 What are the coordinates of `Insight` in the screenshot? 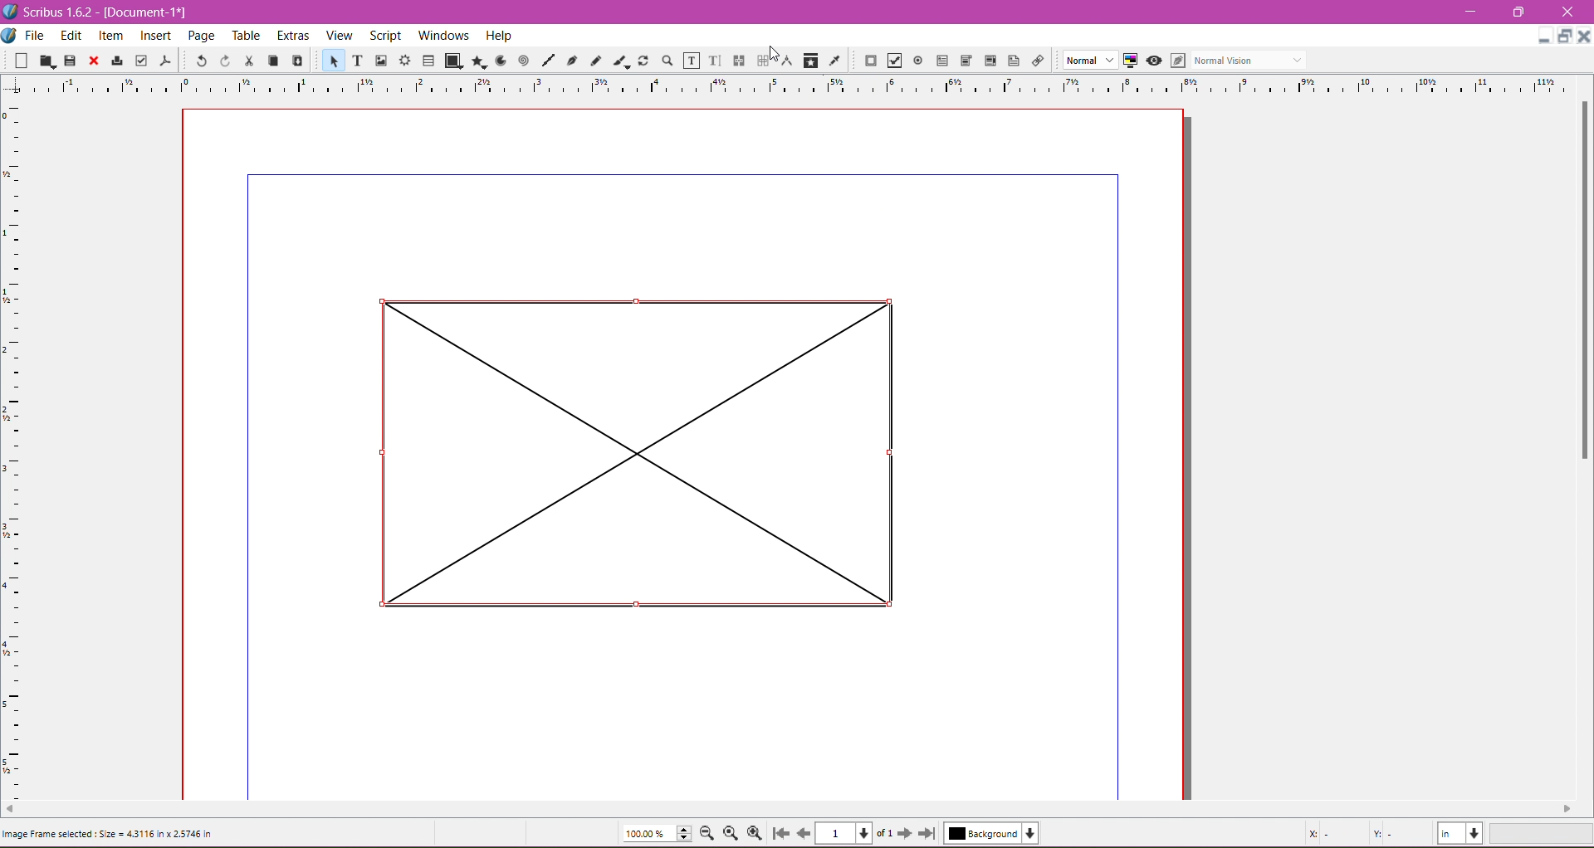 It's located at (154, 37).